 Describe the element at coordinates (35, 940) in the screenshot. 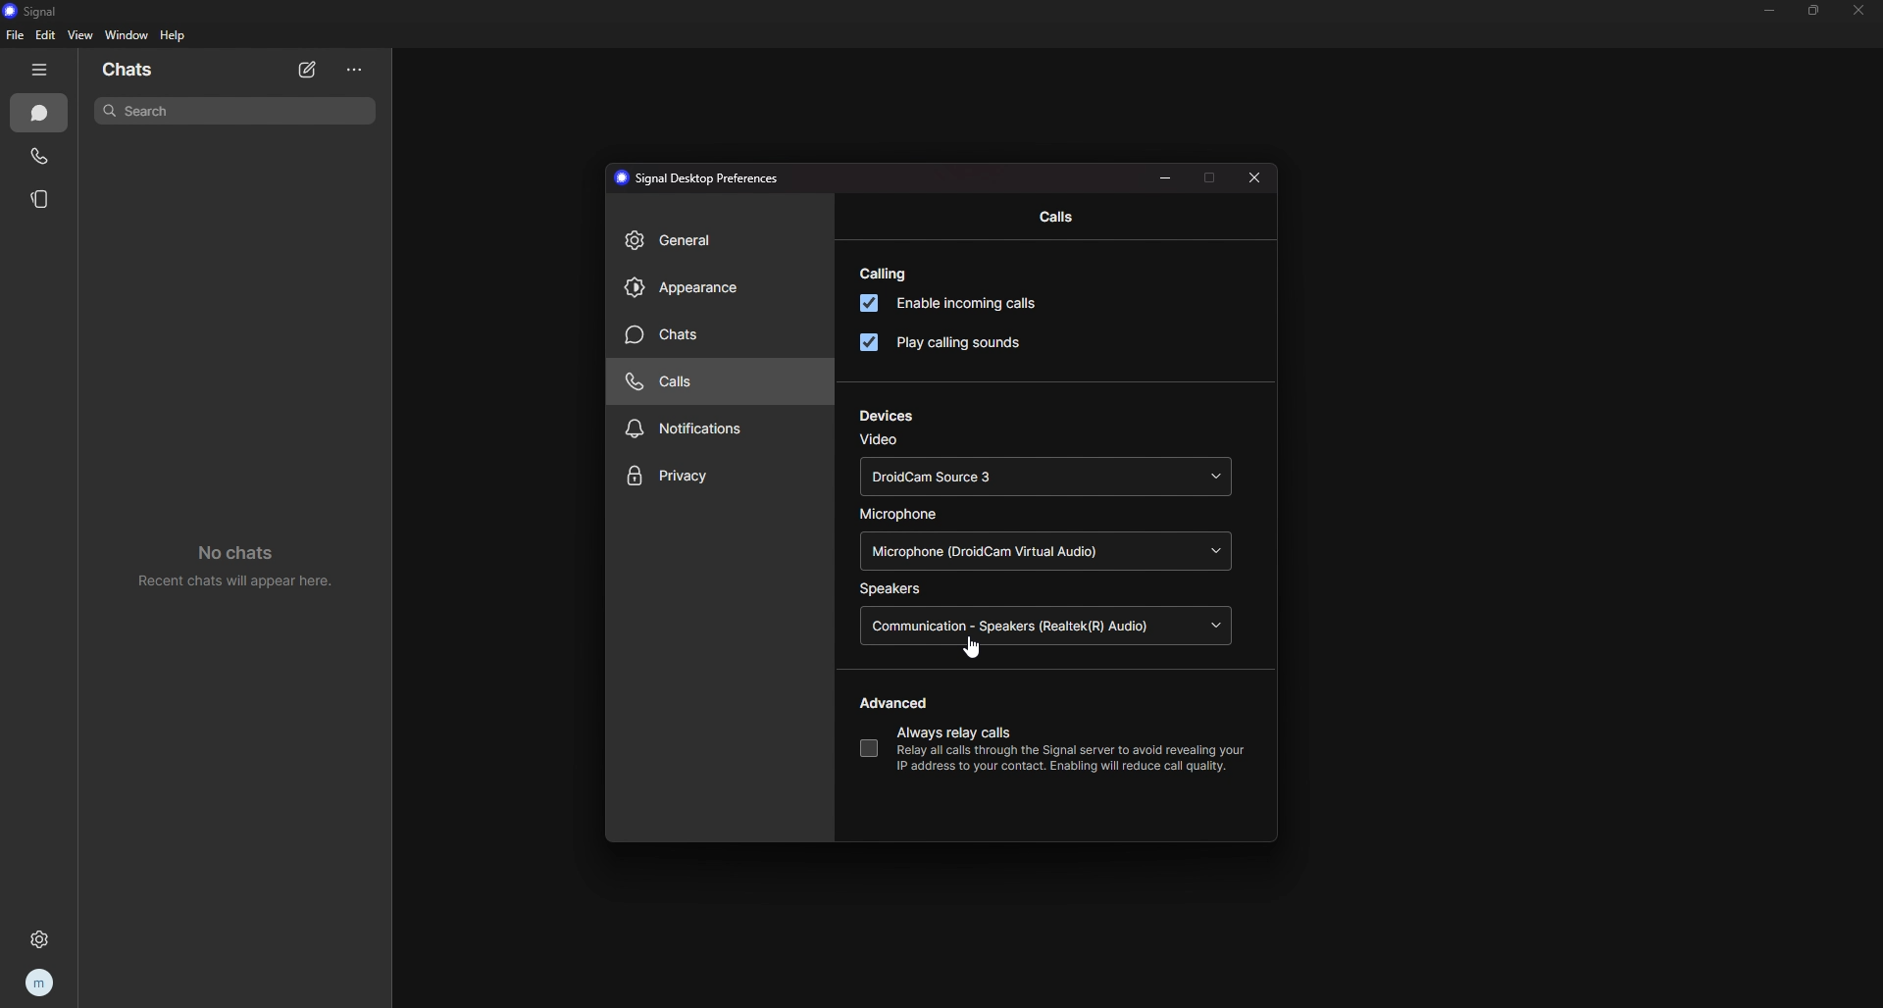

I see `settings` at that location.